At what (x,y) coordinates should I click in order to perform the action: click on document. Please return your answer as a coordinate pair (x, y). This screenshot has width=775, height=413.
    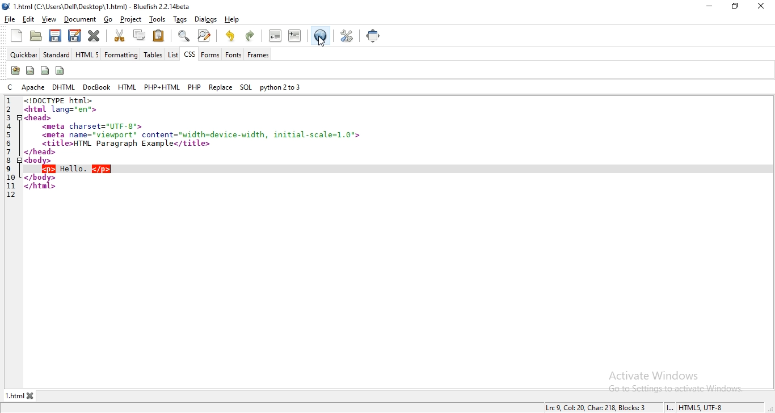
    Looking at the image, I should click on (79, 19).